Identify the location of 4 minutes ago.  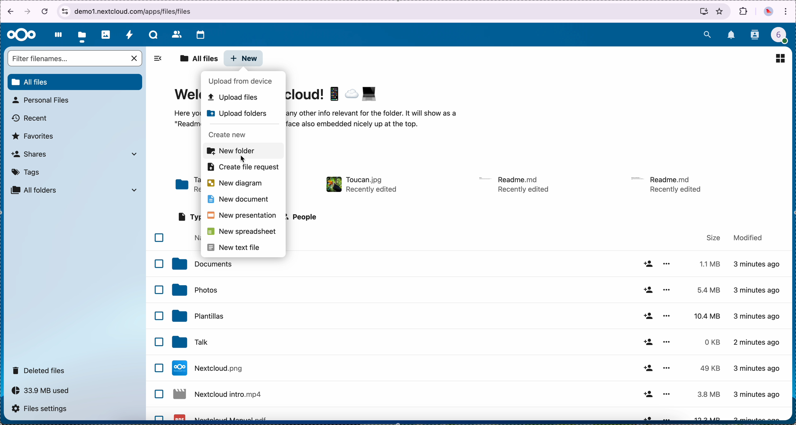
(758, 290).